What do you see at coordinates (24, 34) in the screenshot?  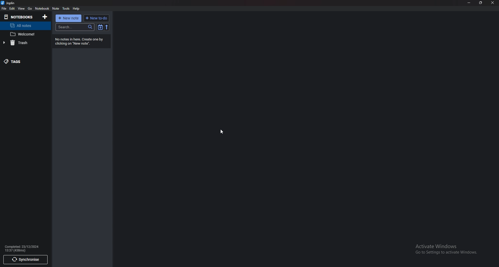 I see `Welcome` at bounding box center [24, 34].